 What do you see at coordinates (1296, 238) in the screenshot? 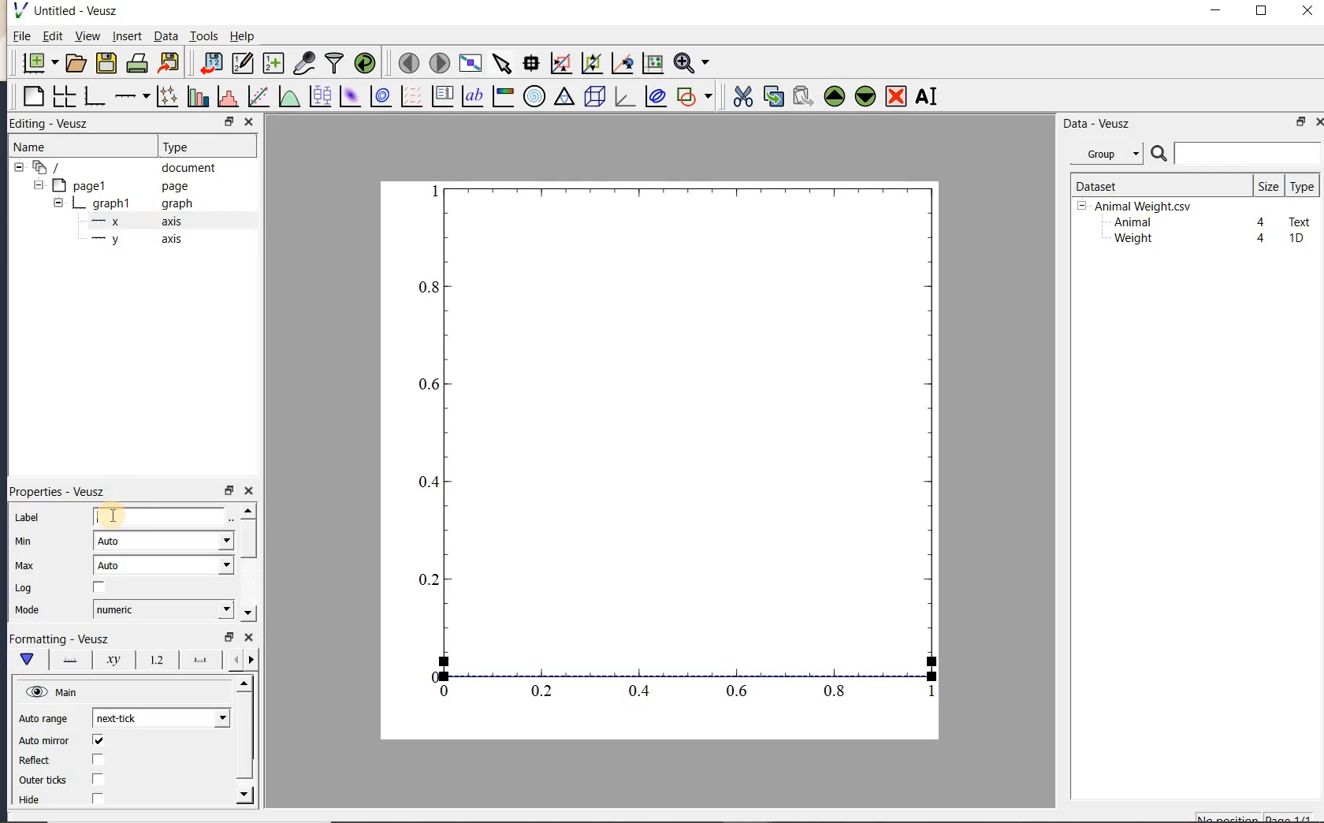
I see `1D` at bounding box center [1296, 238].